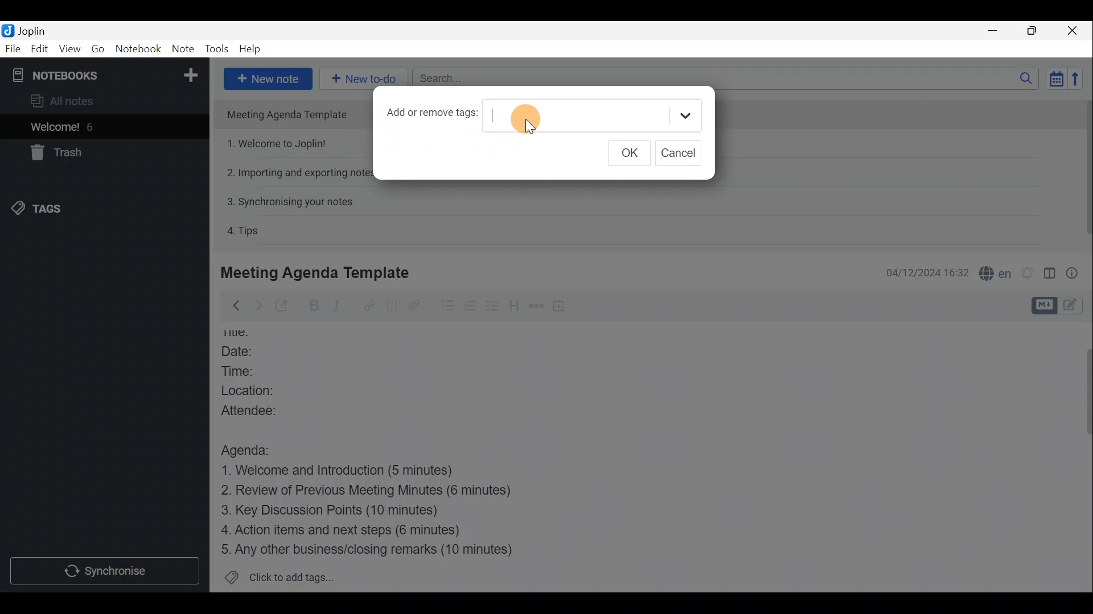  What do you see at coordinates (215, 47) in the screenshot?
I see `Tools` at bounding box center [215, 47].